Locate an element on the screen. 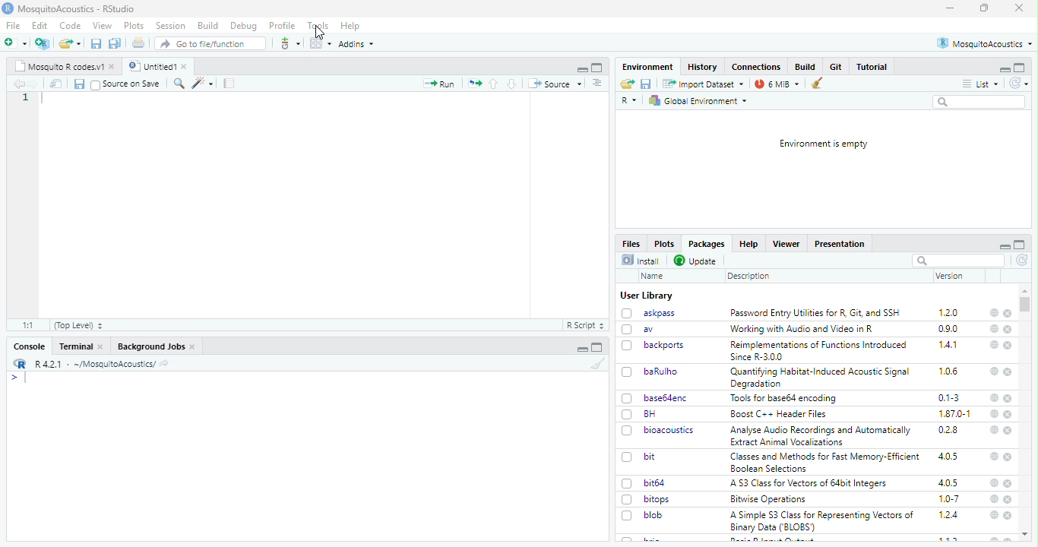  save is located at coordinates (97, 44).